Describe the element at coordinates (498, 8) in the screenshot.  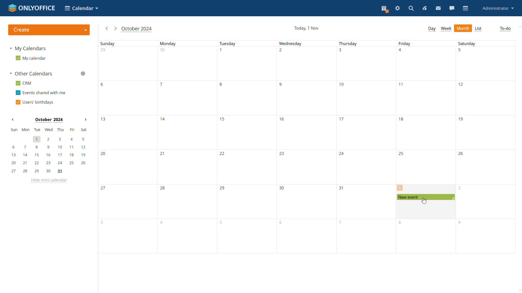
I see `administrator` at that location.